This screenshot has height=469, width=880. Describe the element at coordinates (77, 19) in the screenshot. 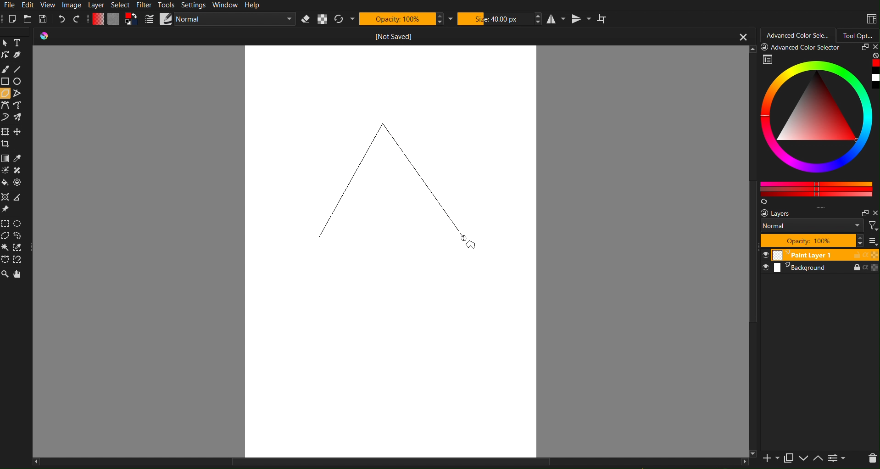

I see `Redo` at that location.